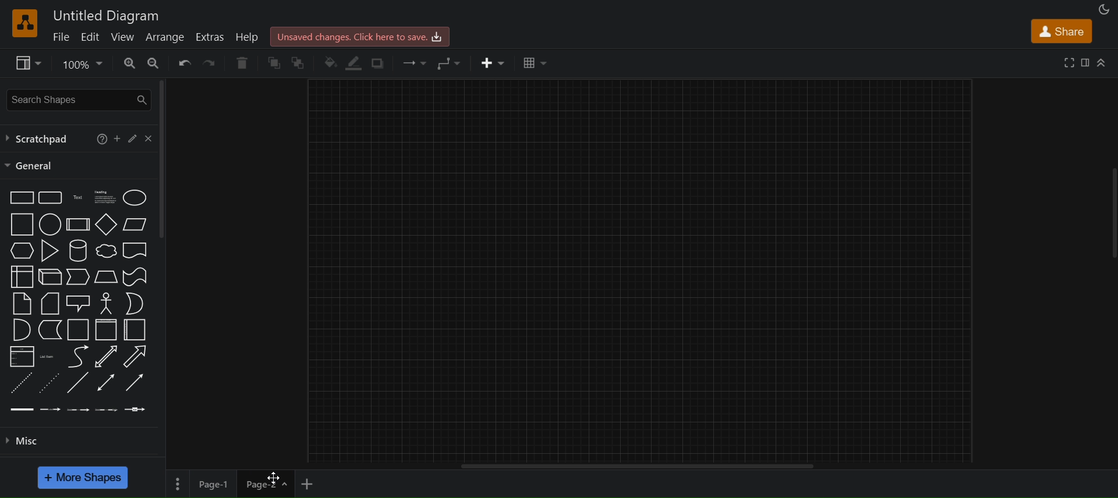  Describe the element at coordinates (116, 140) in the screenshot. I see `add` at that location.